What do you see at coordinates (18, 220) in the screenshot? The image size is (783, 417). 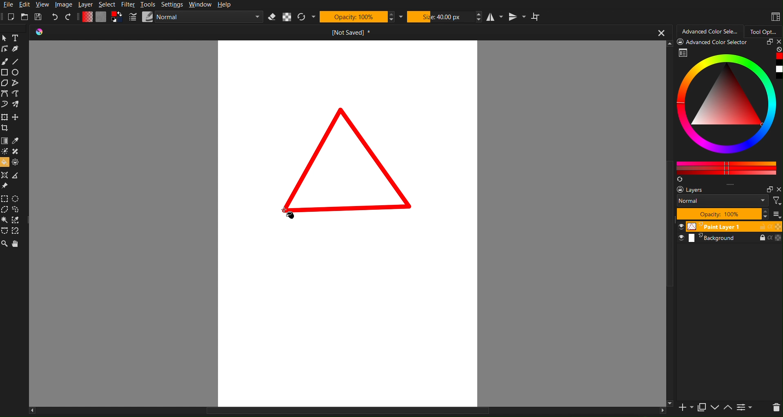 I see `similar color selection tool` at bounding box center [18, 220].